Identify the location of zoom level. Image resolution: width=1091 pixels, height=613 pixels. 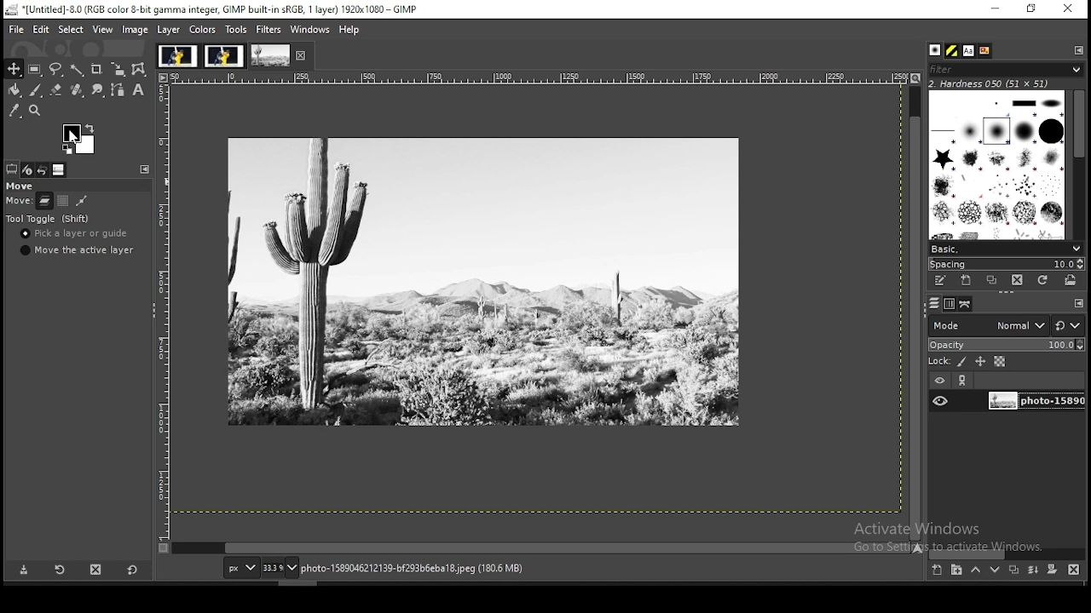
(280, 567).